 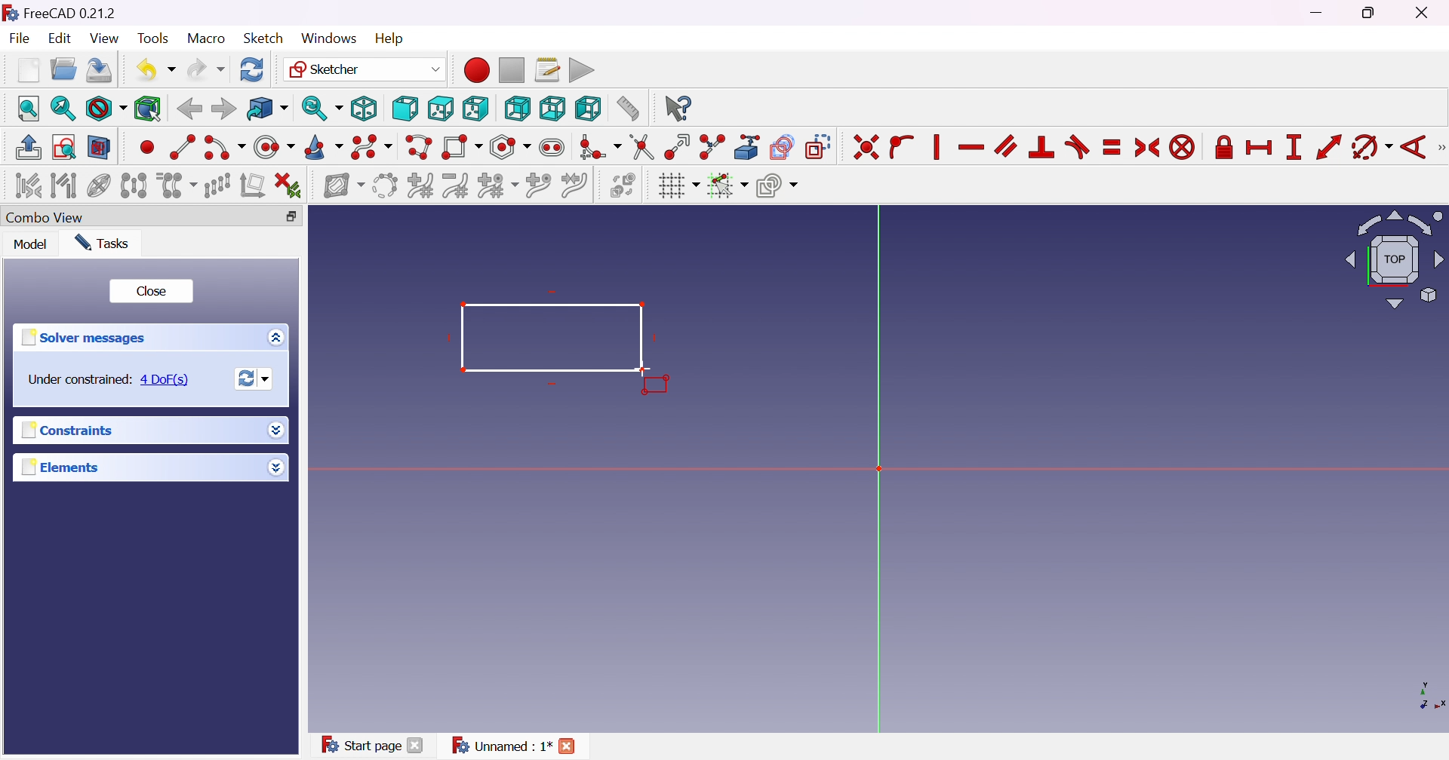 I want to click on Rear, so click(x=518, y=109).